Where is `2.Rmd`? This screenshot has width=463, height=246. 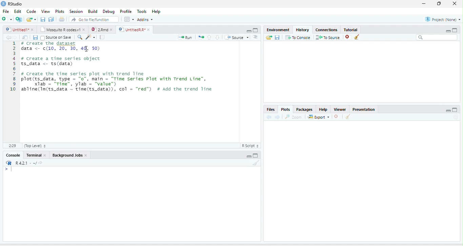 2.Rmd is located at coordinates (99, 29).